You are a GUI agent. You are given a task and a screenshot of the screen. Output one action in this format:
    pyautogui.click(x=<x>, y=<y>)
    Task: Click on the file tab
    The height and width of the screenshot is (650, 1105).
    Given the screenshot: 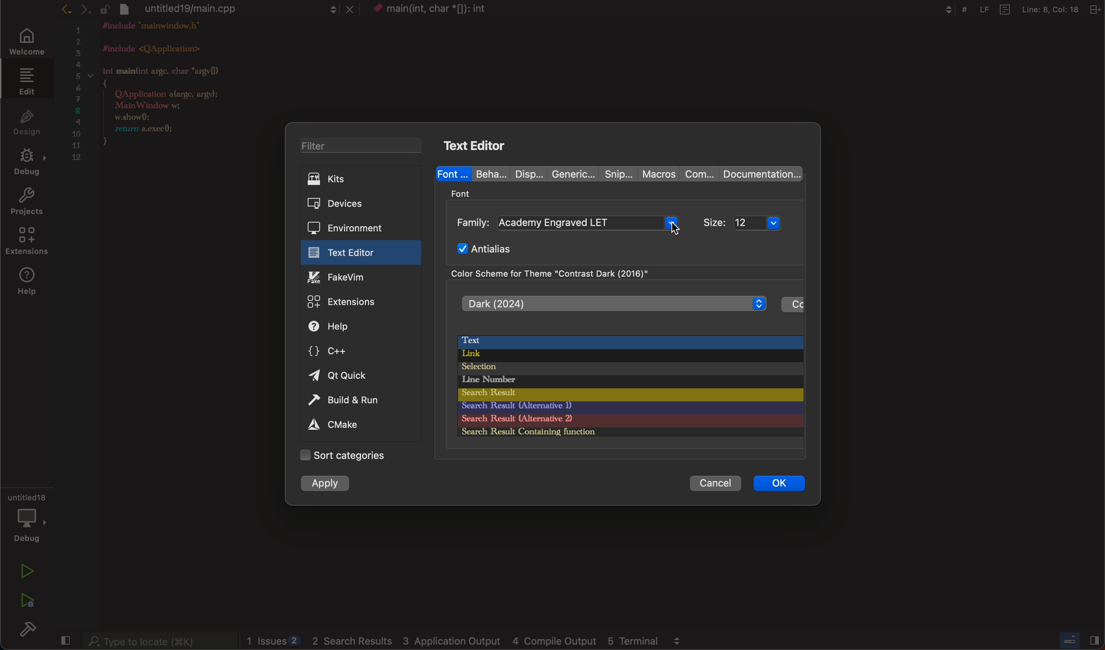 What is the action you would take?
    pyautogui.click(x=239, y=10)
    